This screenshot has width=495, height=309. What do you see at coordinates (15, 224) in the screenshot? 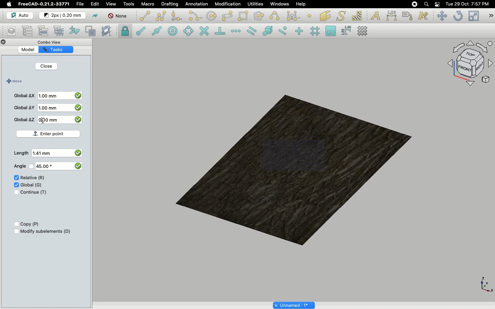
I see `Checkbox` at bounding box center [15, 224].